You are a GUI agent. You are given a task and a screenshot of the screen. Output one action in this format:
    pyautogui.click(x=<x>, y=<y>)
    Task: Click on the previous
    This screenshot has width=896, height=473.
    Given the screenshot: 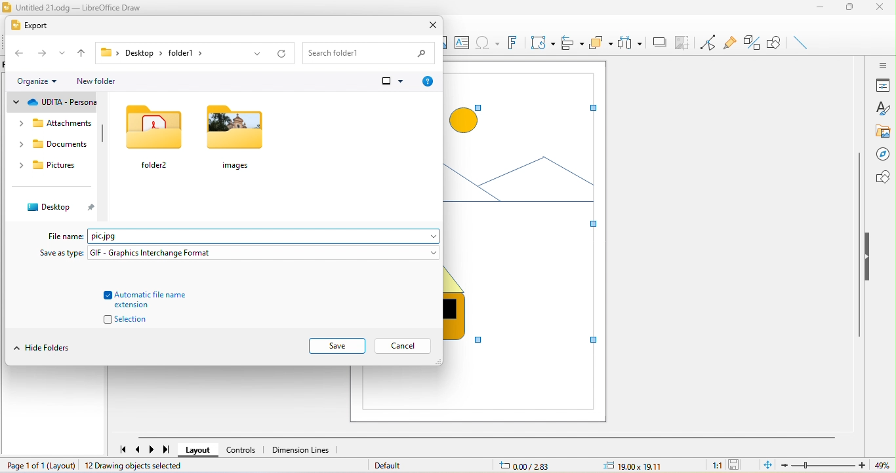 What is the action you would take?
    pyautogui.click(x=140, y=449)
    